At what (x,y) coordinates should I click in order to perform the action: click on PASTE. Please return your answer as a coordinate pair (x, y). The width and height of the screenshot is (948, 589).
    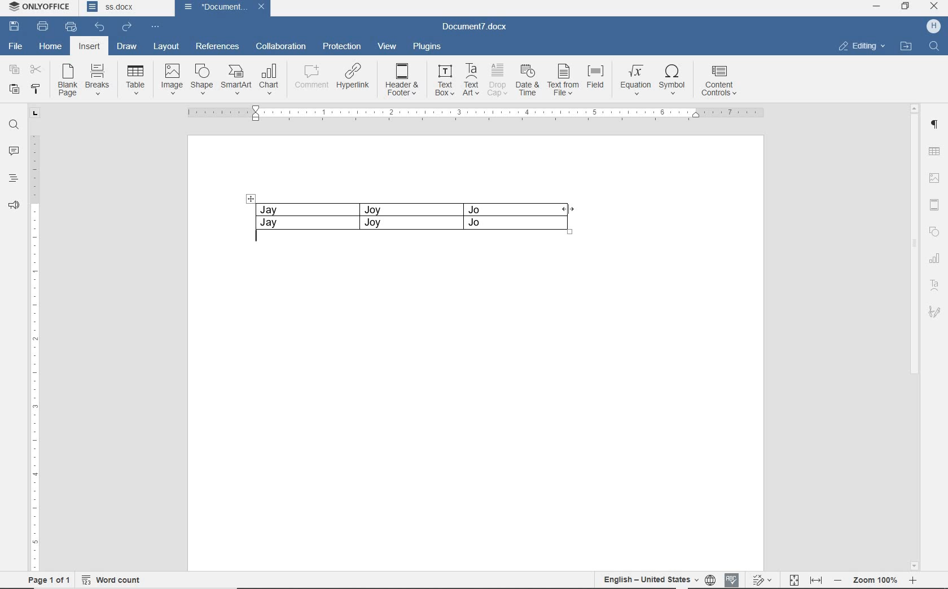
    Looking at the image, I should click on (14, 90).